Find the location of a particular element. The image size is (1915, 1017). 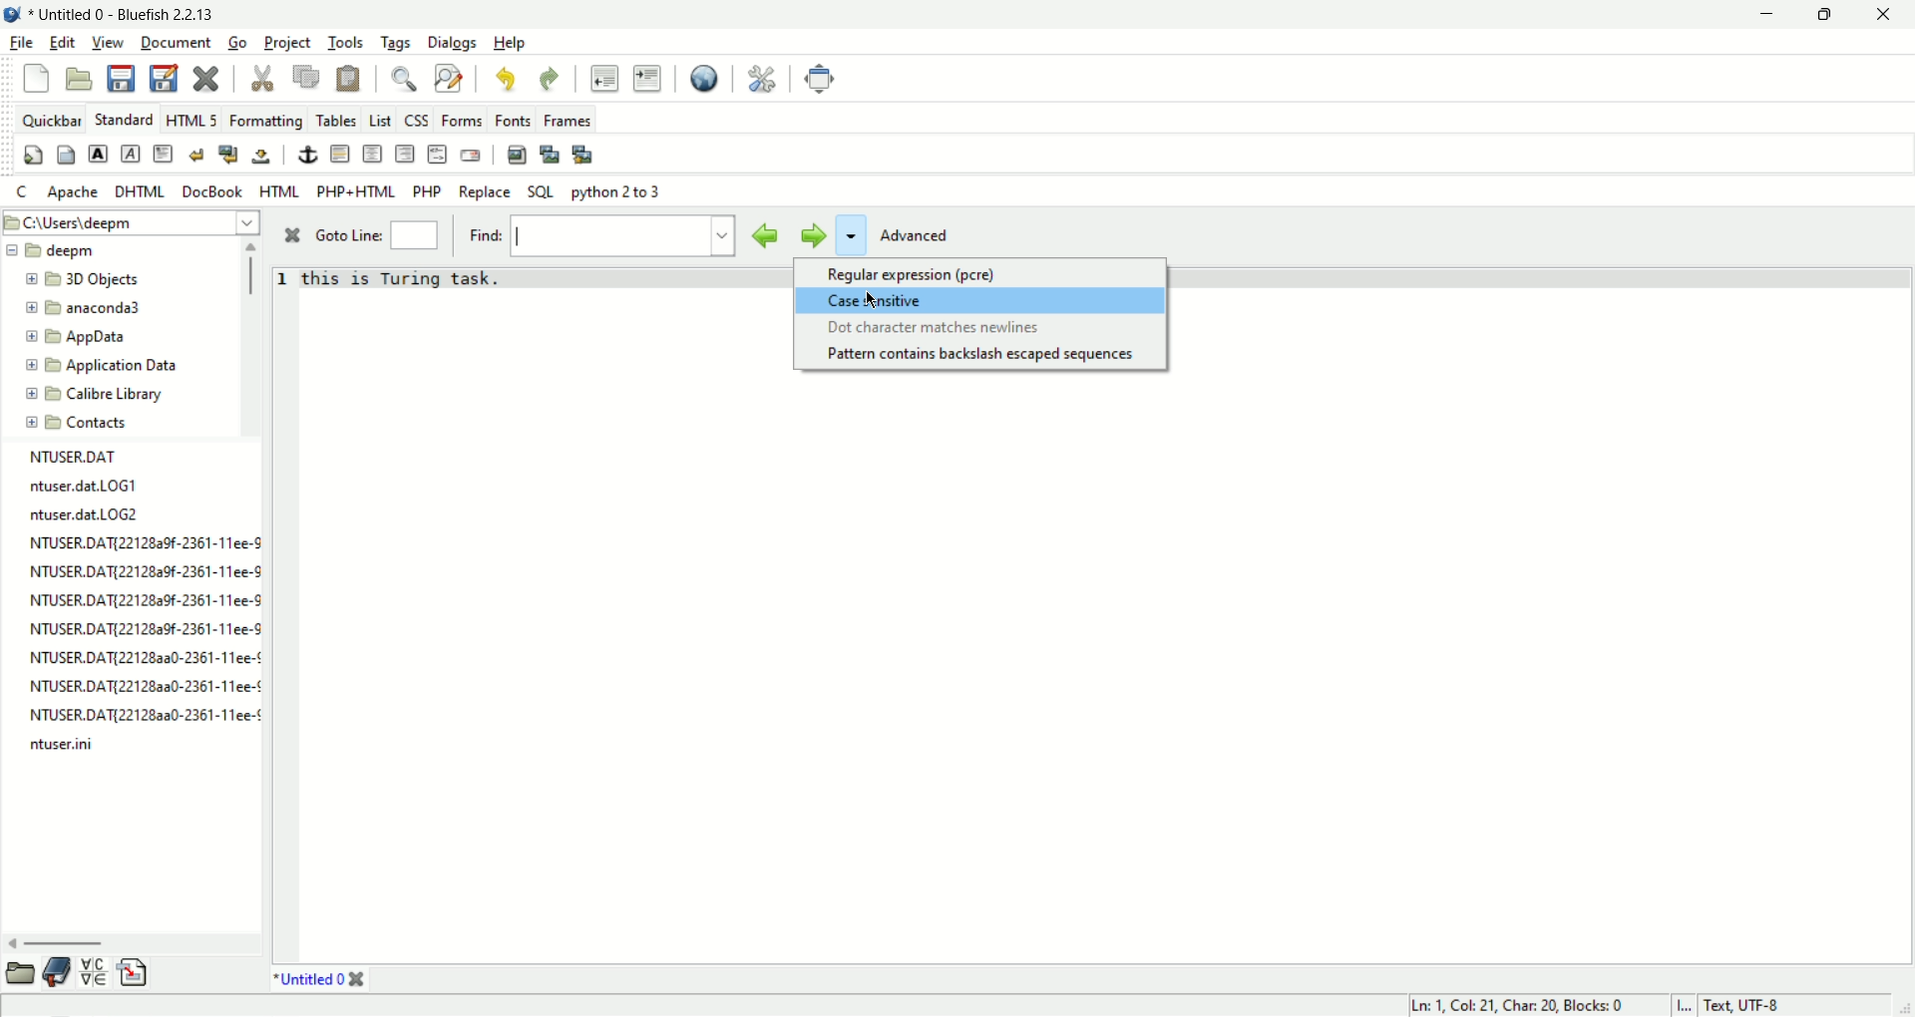

PHP is located at coordinates (429, 191).